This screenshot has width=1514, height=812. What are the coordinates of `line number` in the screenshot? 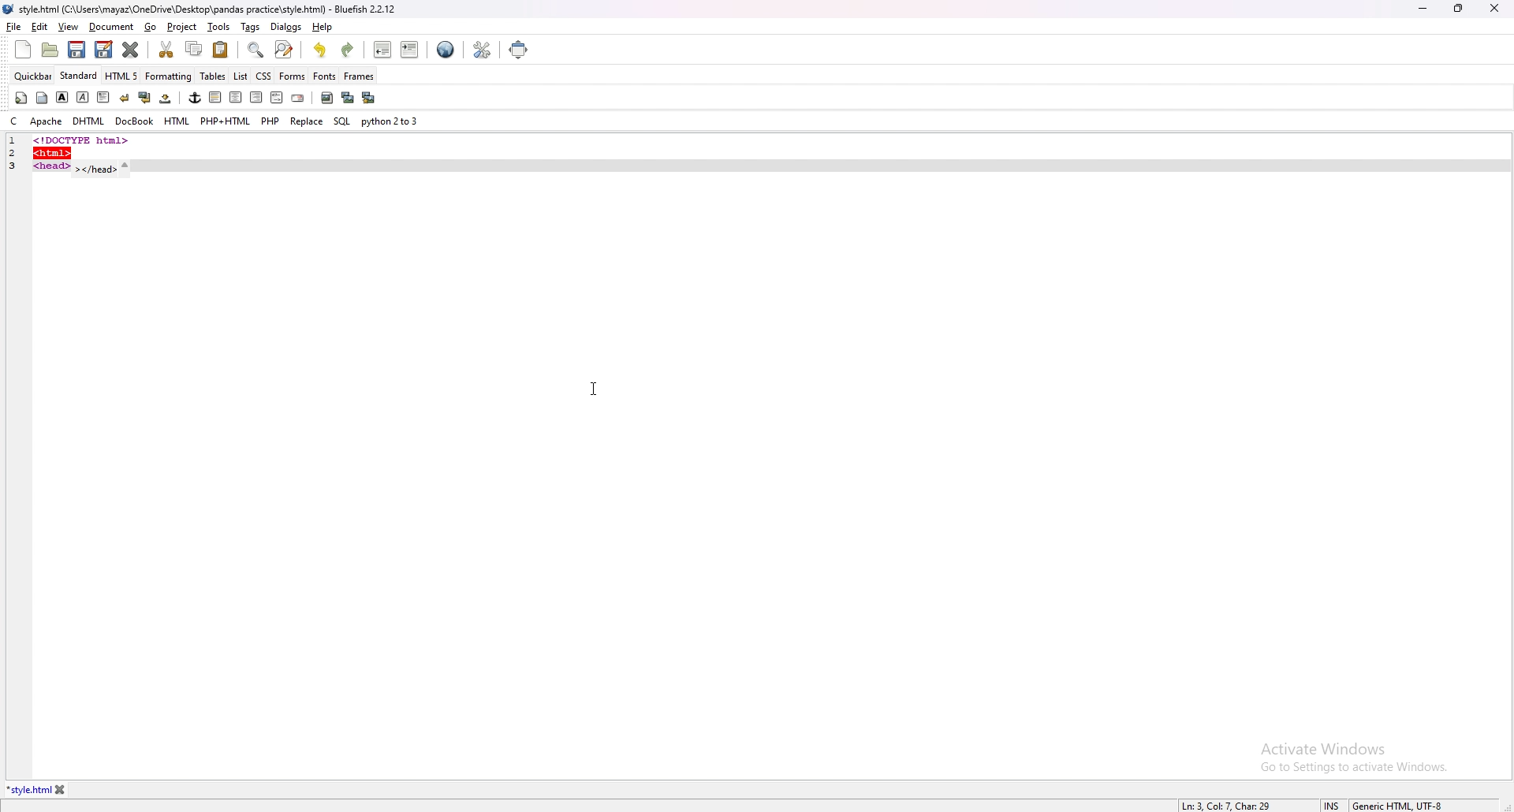 It's located at (17, 166).